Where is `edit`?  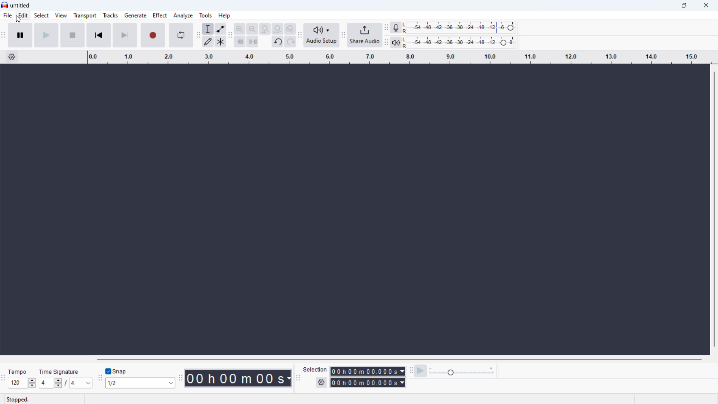 edit is located at coordinates (24, 16).